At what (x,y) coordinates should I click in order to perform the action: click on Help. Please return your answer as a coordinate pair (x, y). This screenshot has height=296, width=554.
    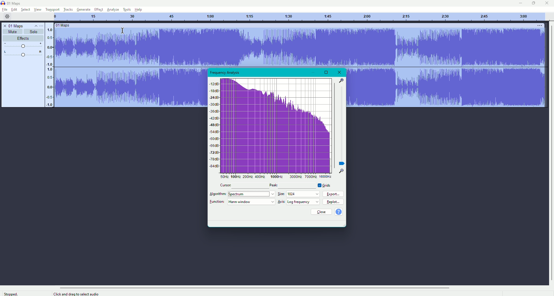
    Looking at the image, I should click on (137, 9).